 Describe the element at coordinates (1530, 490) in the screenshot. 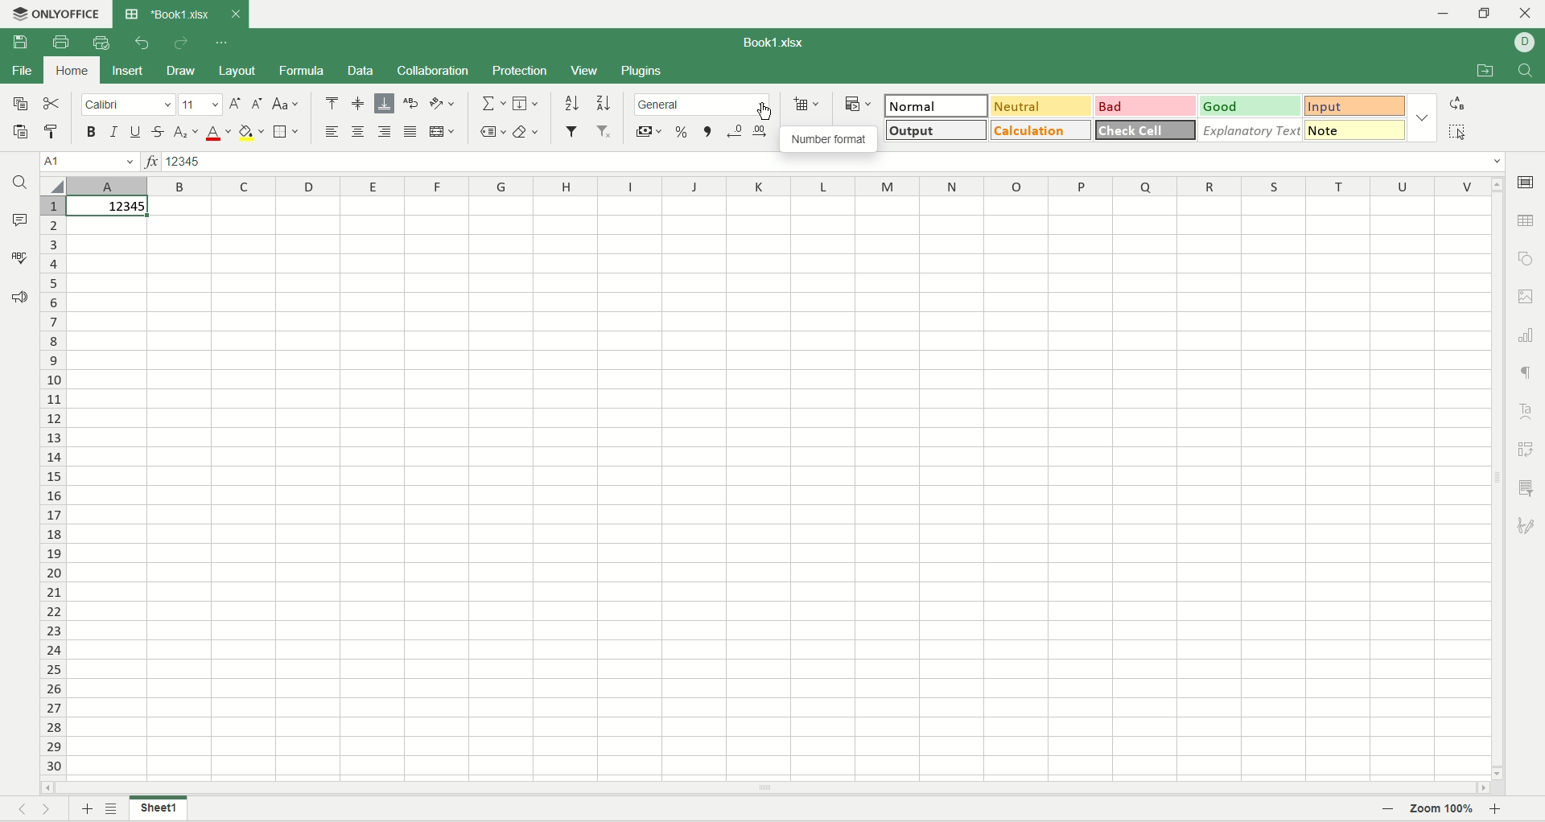

I see `slicer settings` at that location.